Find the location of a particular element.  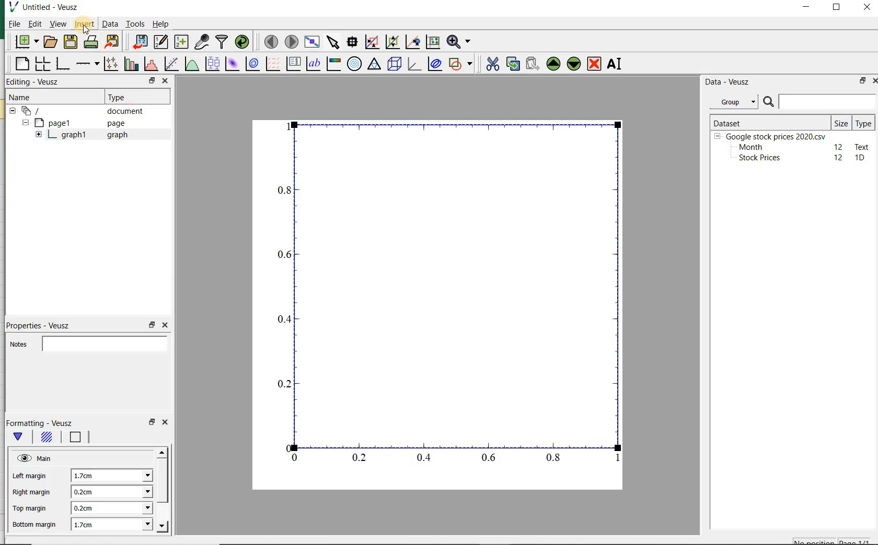

plot points with lines and errorbars is located at coordinates (109, 65).